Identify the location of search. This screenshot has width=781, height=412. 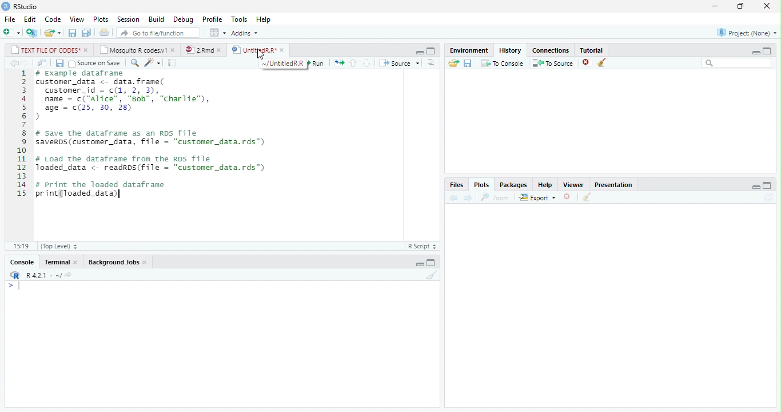
(737, 63).